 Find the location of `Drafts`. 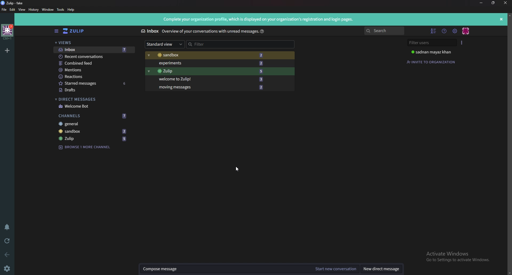

Drafts is located at coordinates (91, 90).